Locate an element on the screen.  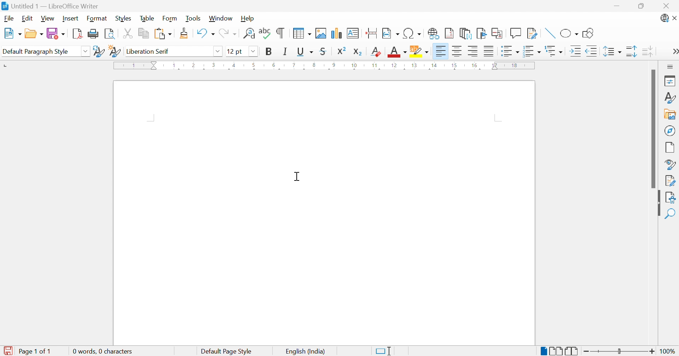
Decrease paragraph spacing is located at coordinates (647, 51).